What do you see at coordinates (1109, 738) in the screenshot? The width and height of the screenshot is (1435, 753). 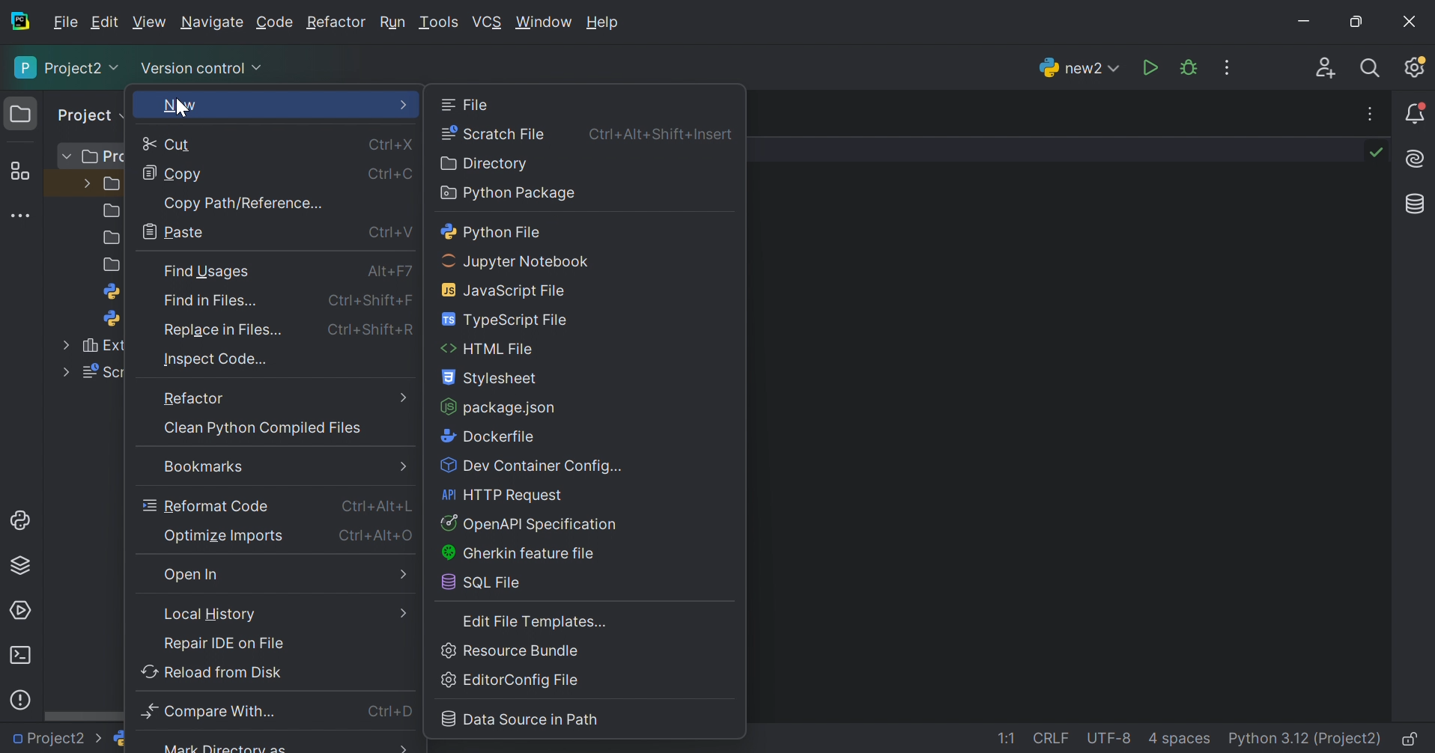 I see `UTF-8` at bounding box center [1109, 738].